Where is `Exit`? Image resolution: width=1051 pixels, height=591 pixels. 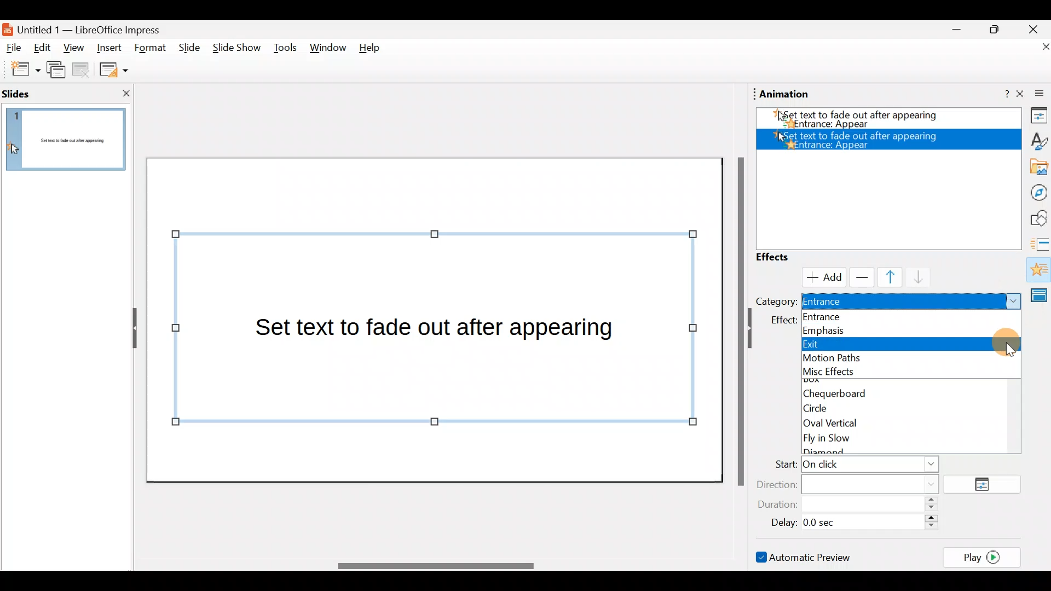 Exit is located at coordinates (909, 343).